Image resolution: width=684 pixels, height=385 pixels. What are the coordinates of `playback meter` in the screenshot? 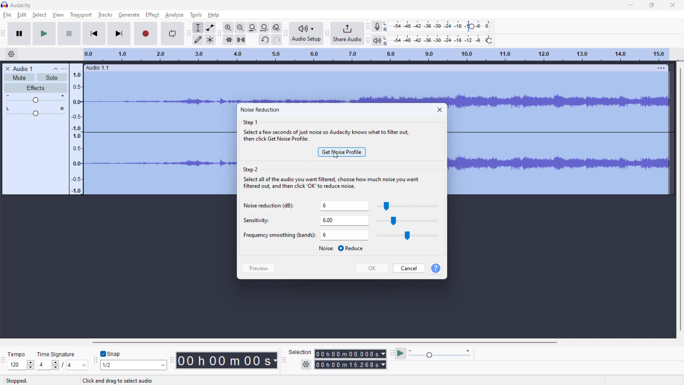 It's located at (440, 354).